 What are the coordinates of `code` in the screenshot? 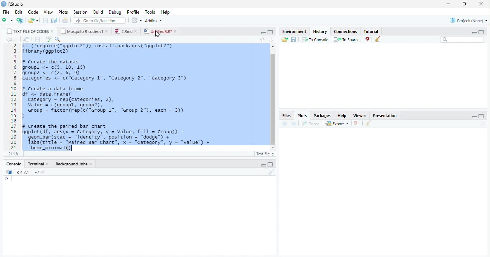 It's located at (32, 11).